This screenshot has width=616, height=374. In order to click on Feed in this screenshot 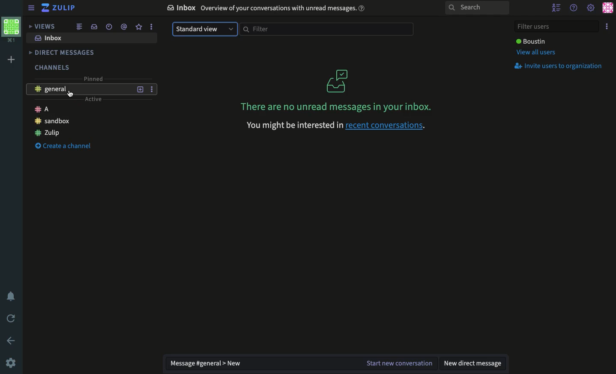, I will do `click(80, 26)`.